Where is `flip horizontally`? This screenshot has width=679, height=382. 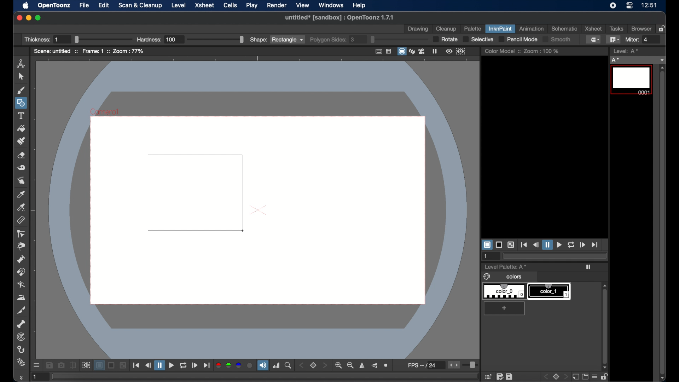 flip horizontally is located at coordinates (362, 365).